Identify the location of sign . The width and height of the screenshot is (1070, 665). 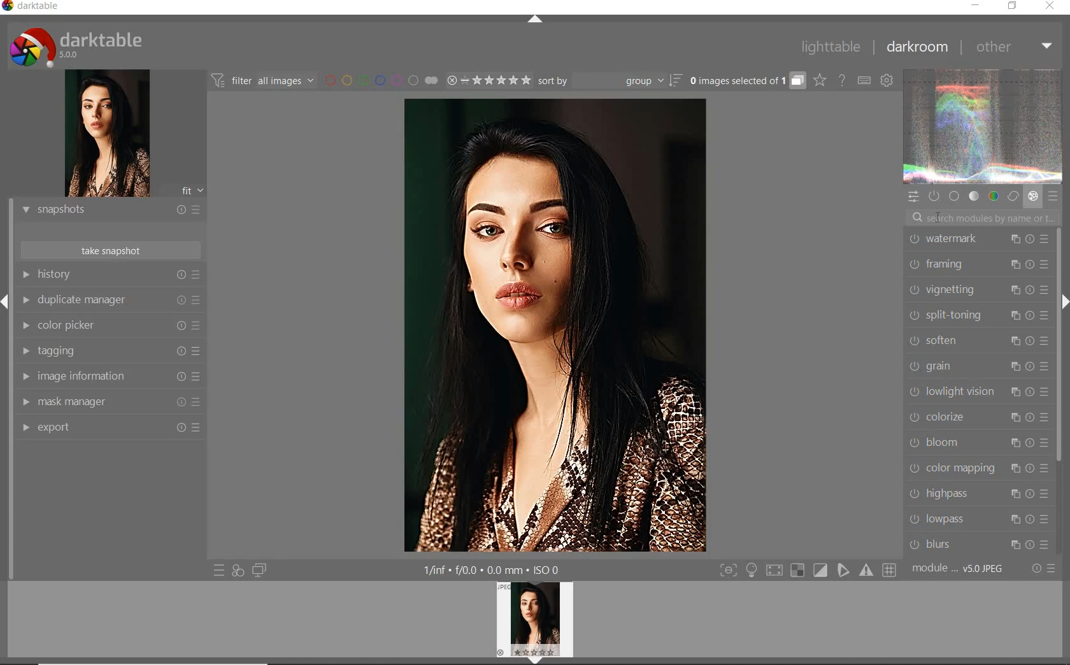
(892, 571).